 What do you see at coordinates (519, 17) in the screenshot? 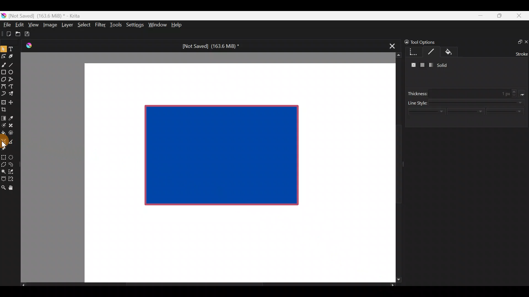
I see `Close` at bounding box center [519, 17].